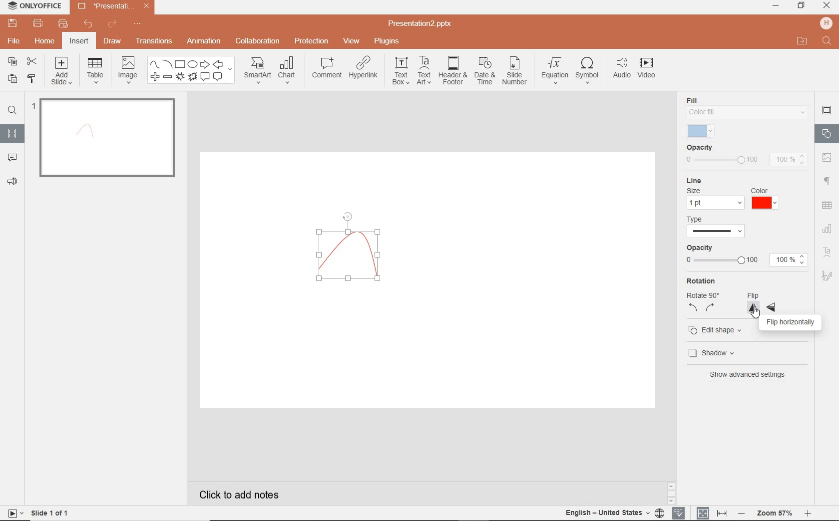  I want to click on TRANSITIONS, so click(155, 42).